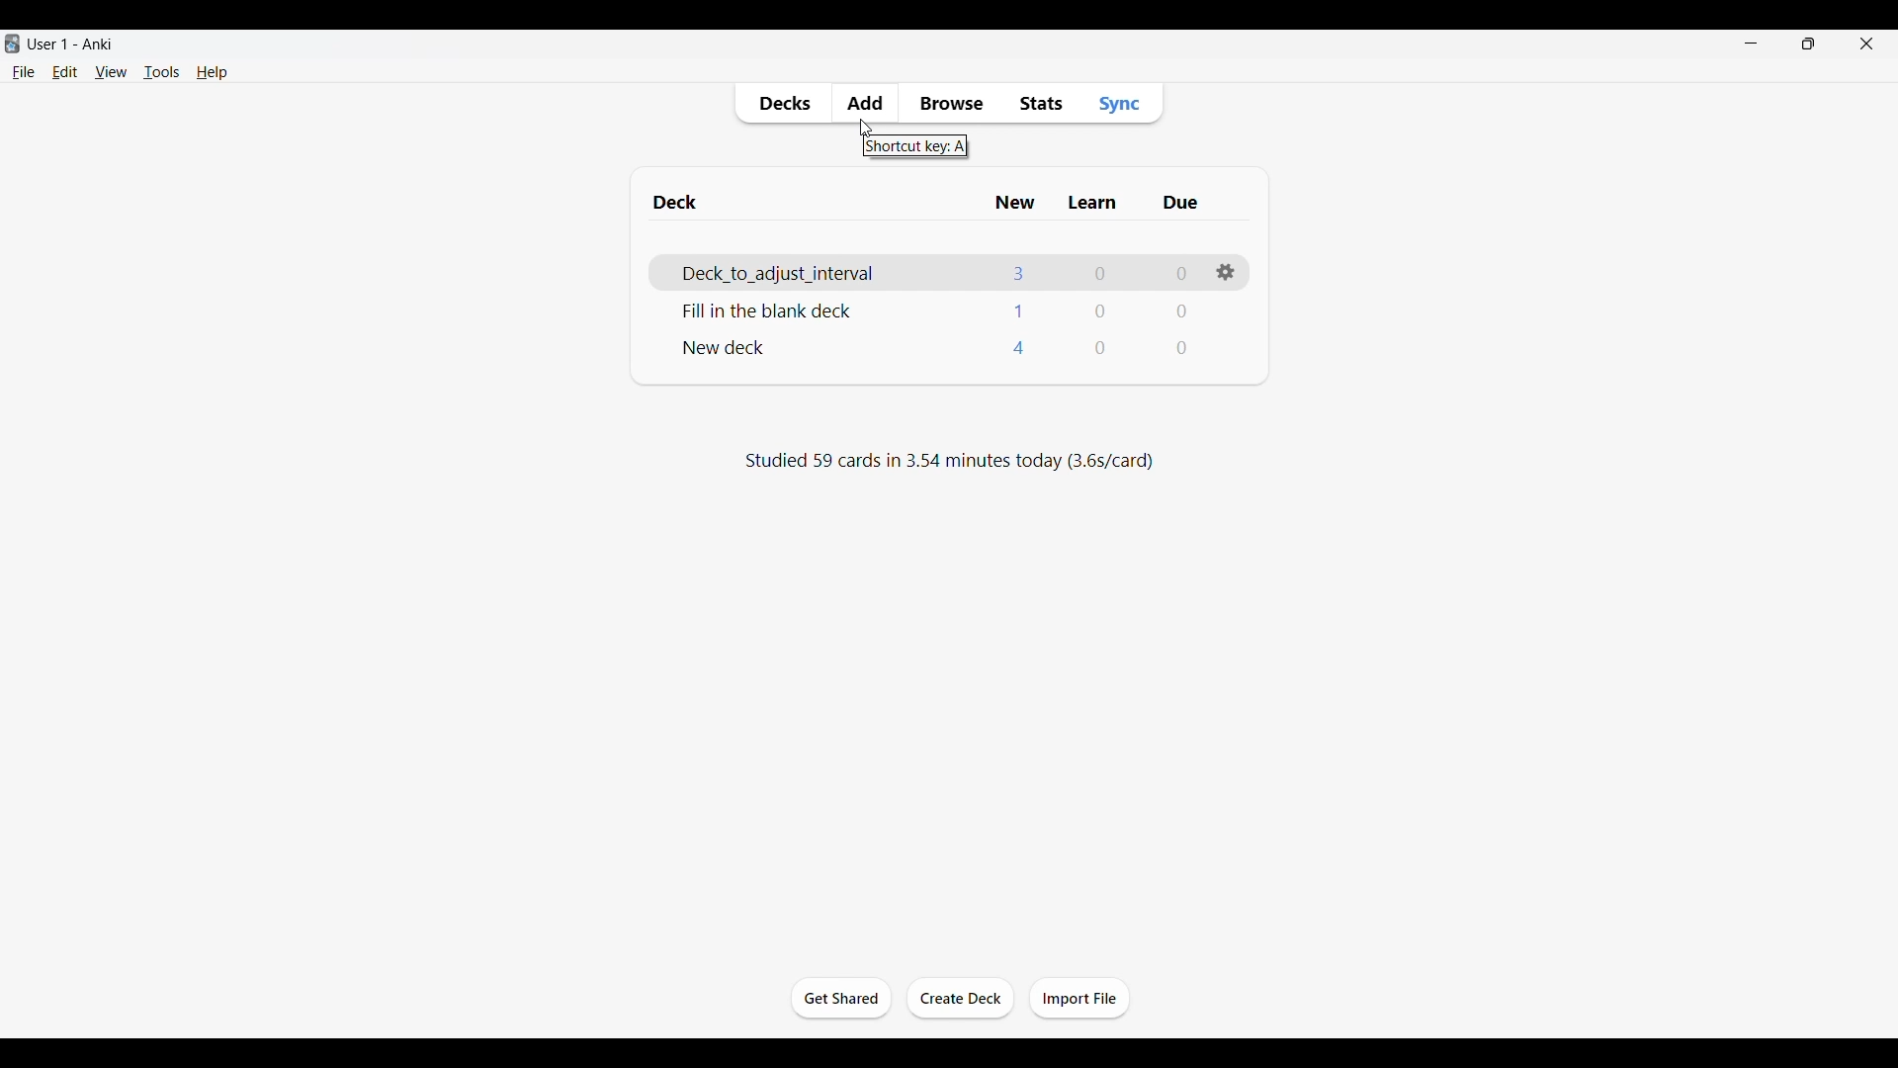 Image resolution: width=1898 pixels, height=1068 pixels. What do you see at coordinates (213, 71) in the screenshot?
I see `Help menu` at bounding box center [213, 71].